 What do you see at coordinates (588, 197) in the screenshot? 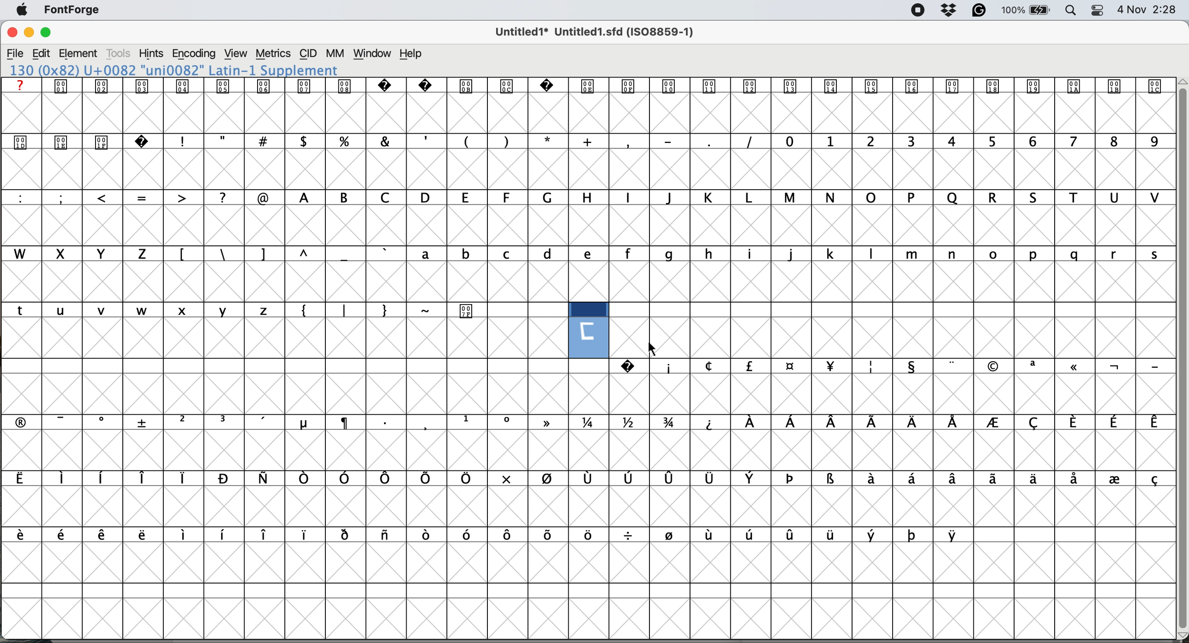
I see `Glyph Slots` at bounding box center [588, 197].